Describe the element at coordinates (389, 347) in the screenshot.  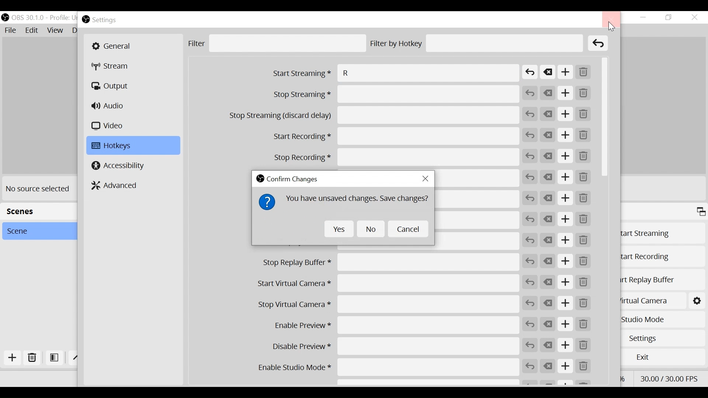
I see `Disable Preview` at that location.